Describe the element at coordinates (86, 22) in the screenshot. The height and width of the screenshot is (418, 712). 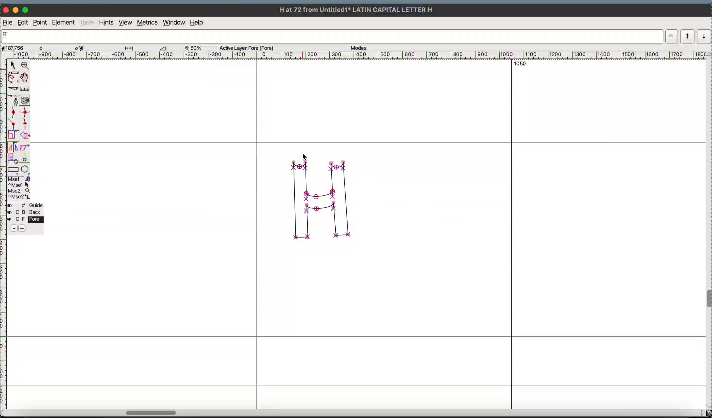
I see `tools` at that location.